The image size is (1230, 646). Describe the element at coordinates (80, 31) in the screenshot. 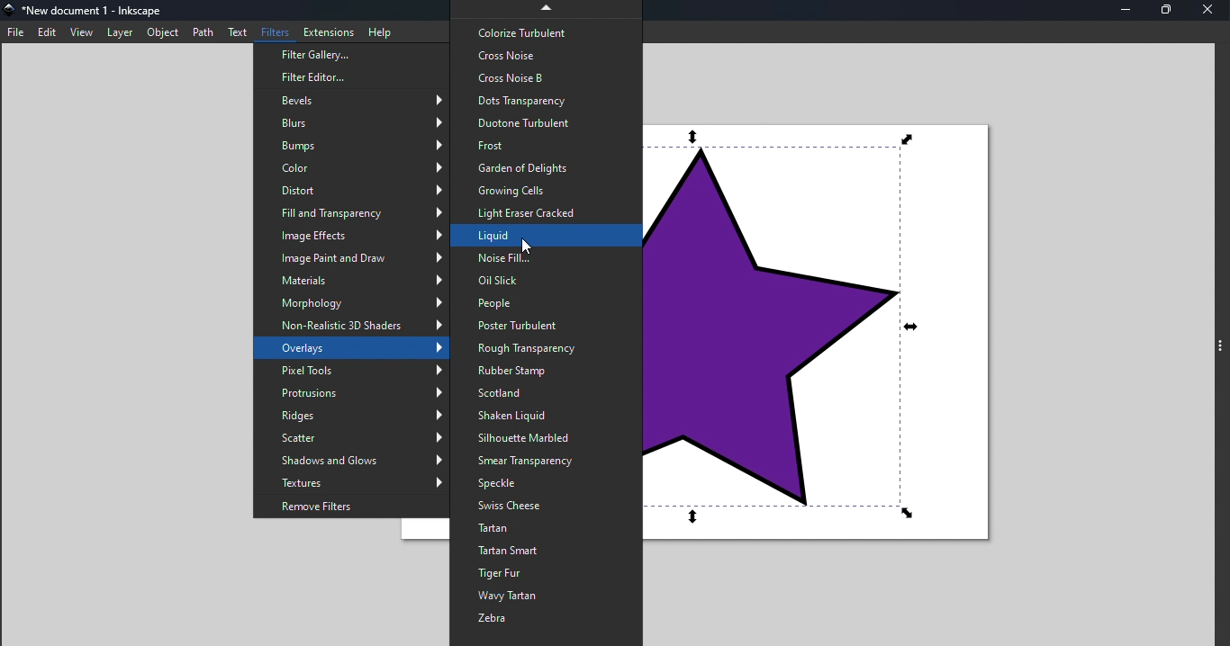

I see `View` at that location.